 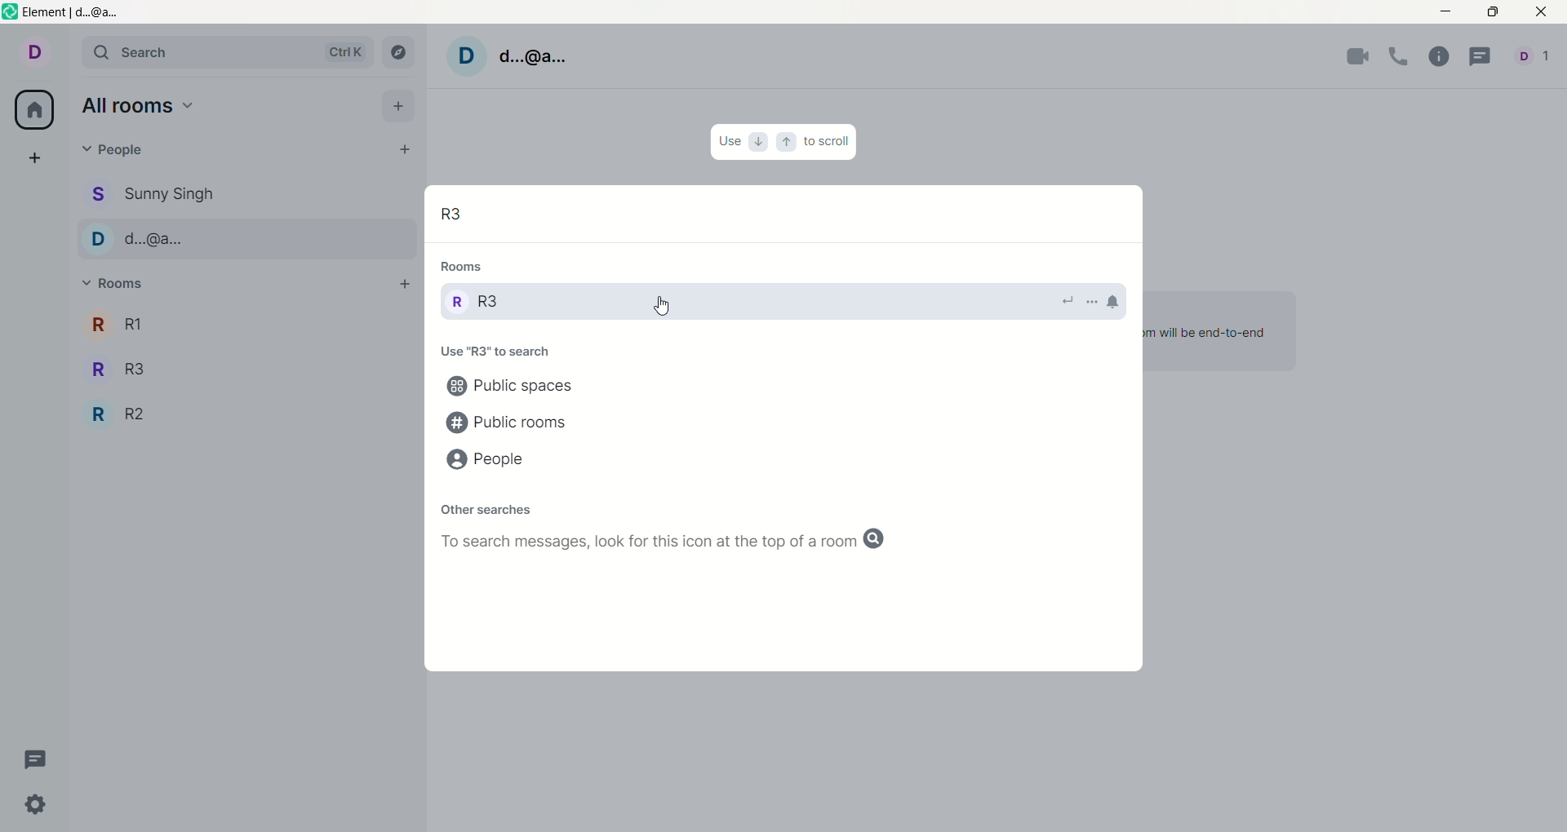 I want to click on threads, so click(x=1481, y=55).